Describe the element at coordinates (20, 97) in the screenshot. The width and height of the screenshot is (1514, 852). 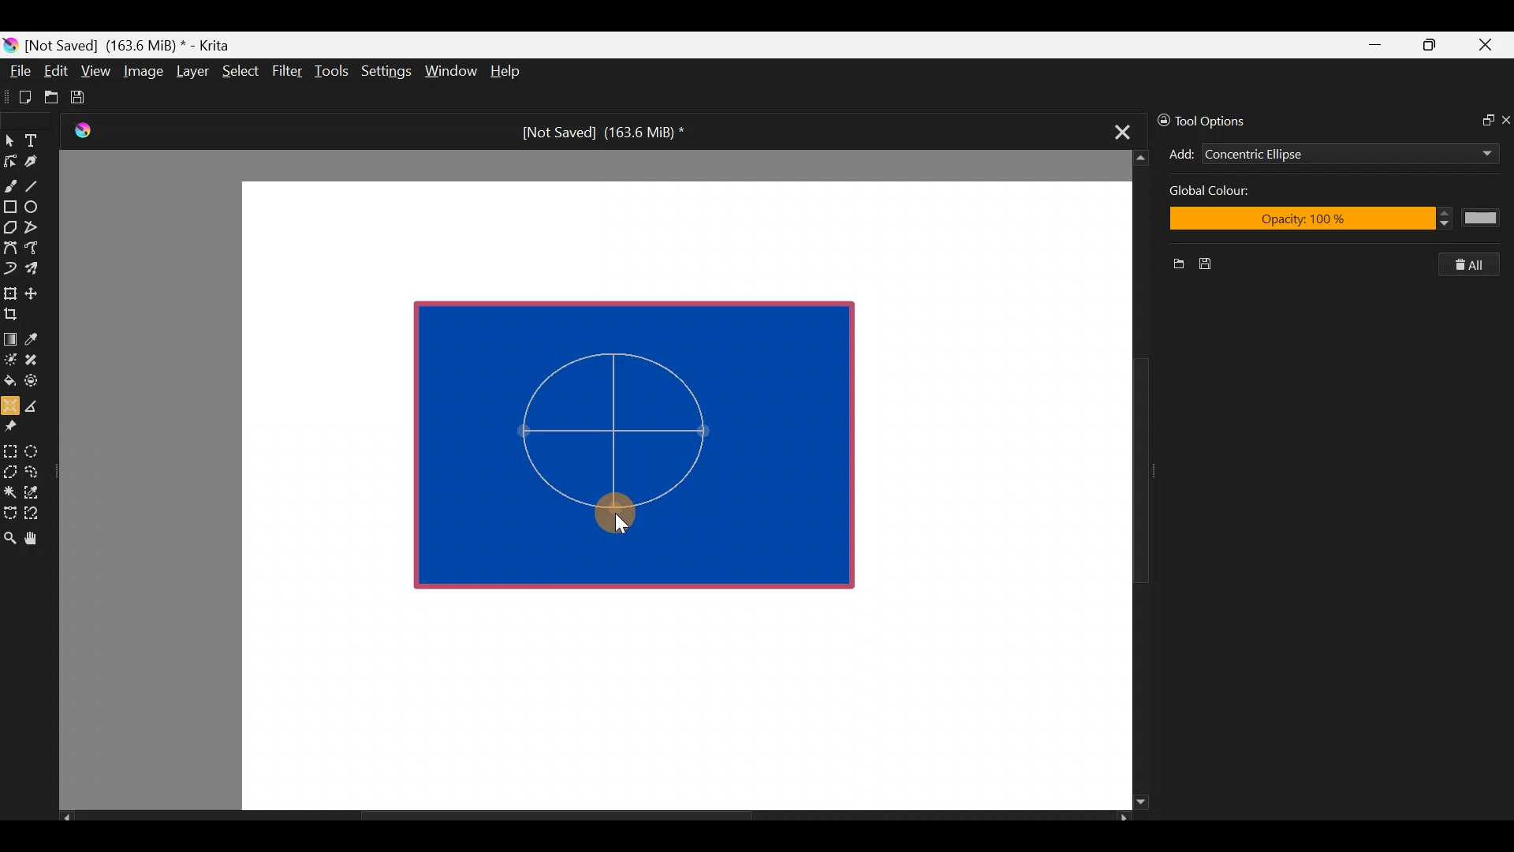
I see `Create new document` at that location.